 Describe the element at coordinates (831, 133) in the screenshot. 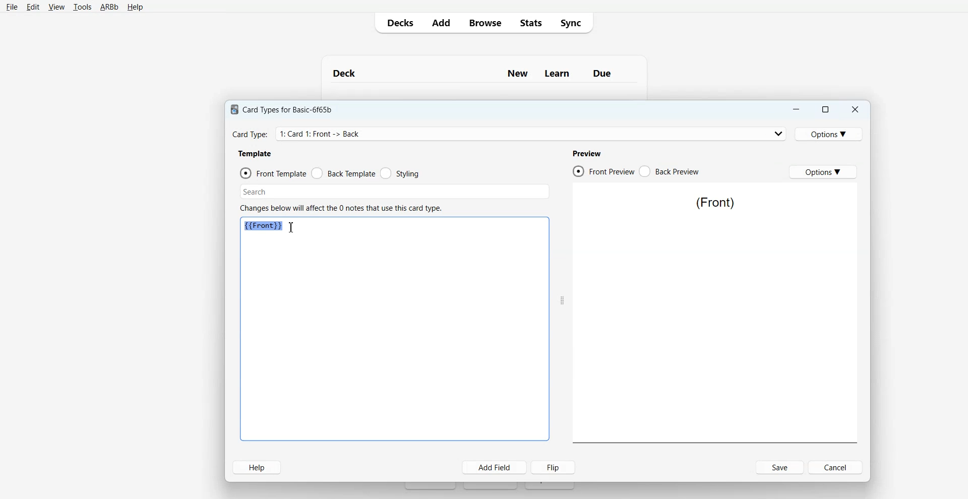

I see `Options` at that location.